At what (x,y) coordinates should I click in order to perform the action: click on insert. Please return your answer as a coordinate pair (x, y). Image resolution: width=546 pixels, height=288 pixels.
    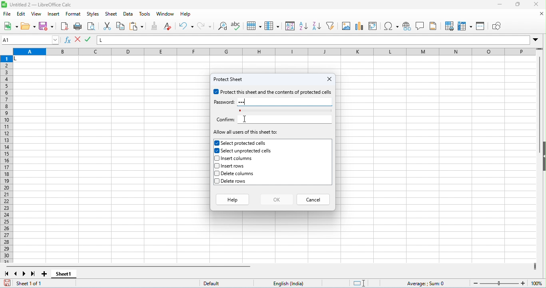
    Looking at the image, I should click on (54, 14).